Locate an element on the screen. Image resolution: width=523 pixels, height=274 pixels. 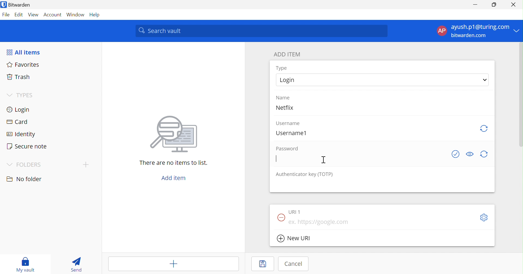
View is located at coordinates (33, 15).